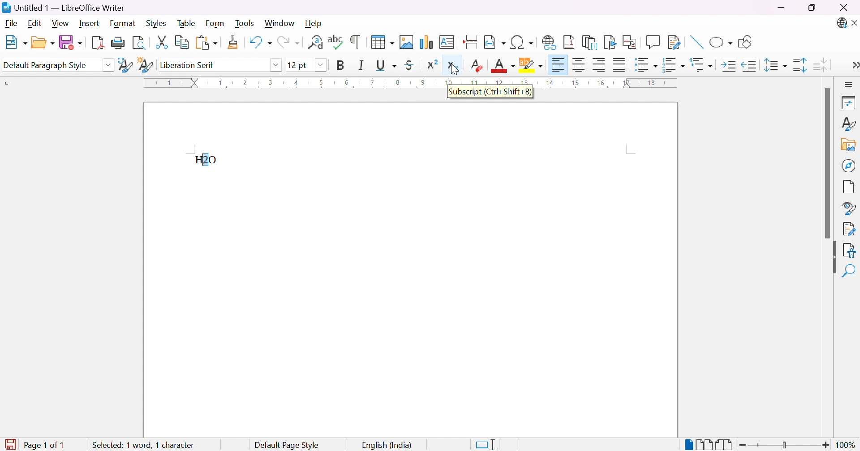 This screenshot has width=860, height=451. Describe the element at coordinates (432, 64) in the screenshot. I see `Superscript` at that location.